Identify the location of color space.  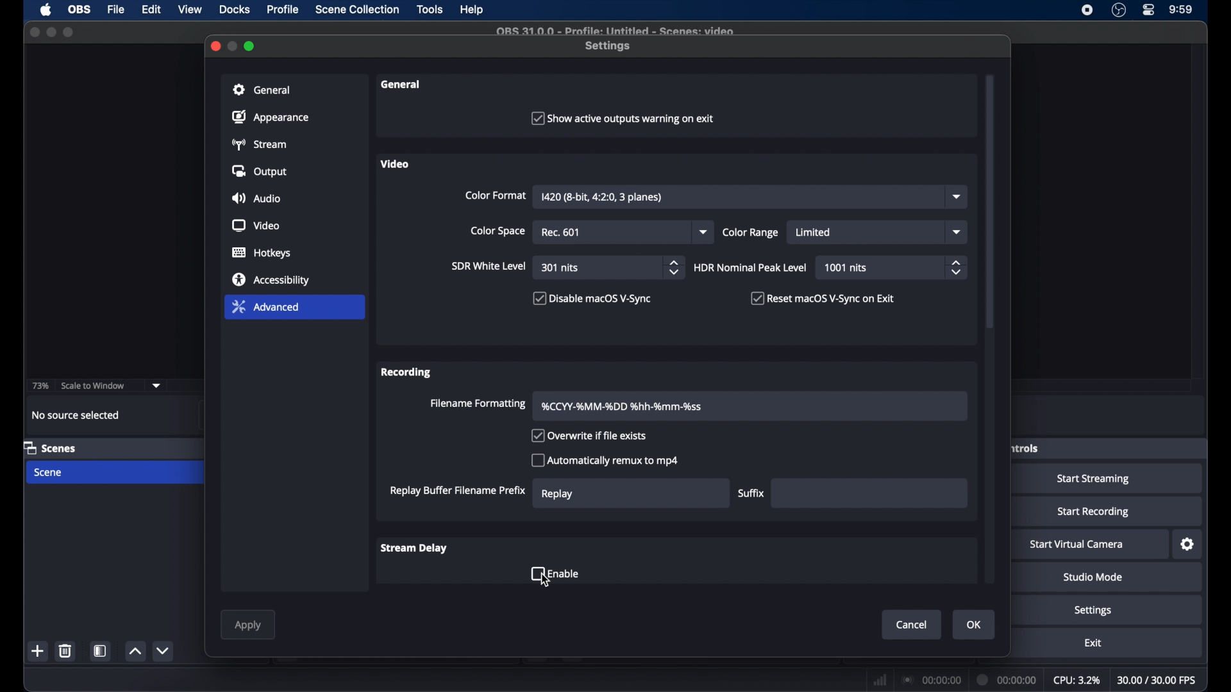
(497, 231).